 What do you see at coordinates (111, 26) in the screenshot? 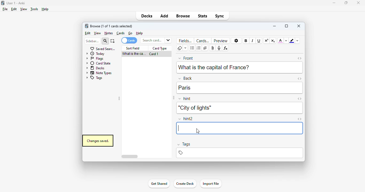
I see `browse (1 of 1 cards selected)` at bounding box center [111, 26].